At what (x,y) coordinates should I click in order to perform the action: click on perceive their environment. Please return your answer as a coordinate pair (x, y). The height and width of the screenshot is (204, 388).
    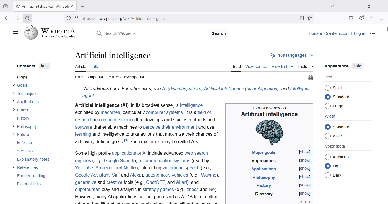
    Looking at the image, I should click on (170, 127).